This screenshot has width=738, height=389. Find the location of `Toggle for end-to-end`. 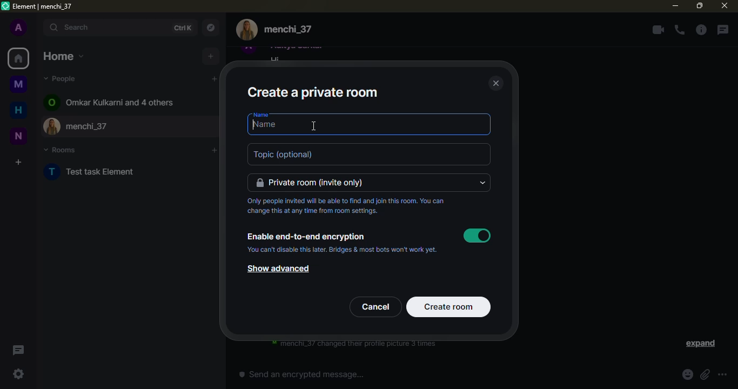

Toggle for end-to-end is located at coordinates (477, 236).